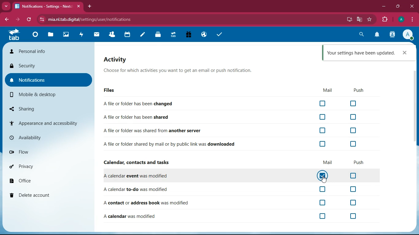 The image size is (419, 235). Describe the element at coordinates (397, 7) in the screenshot. I see `maximize` at that location.